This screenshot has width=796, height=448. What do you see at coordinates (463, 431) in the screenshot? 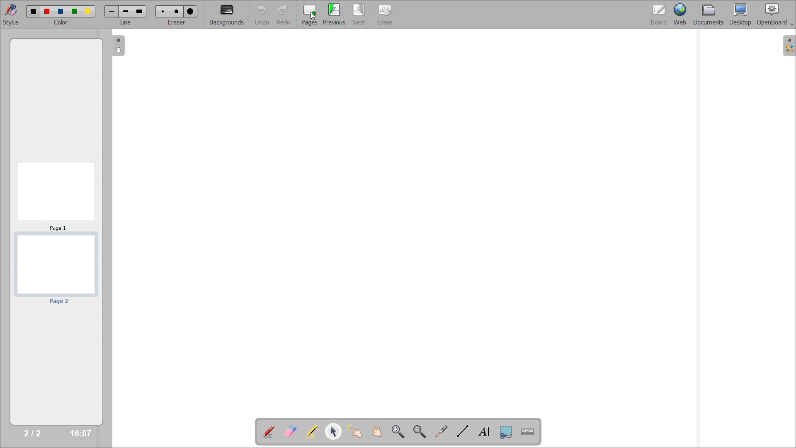
I see `draw line` at bounding box center [463, 431].